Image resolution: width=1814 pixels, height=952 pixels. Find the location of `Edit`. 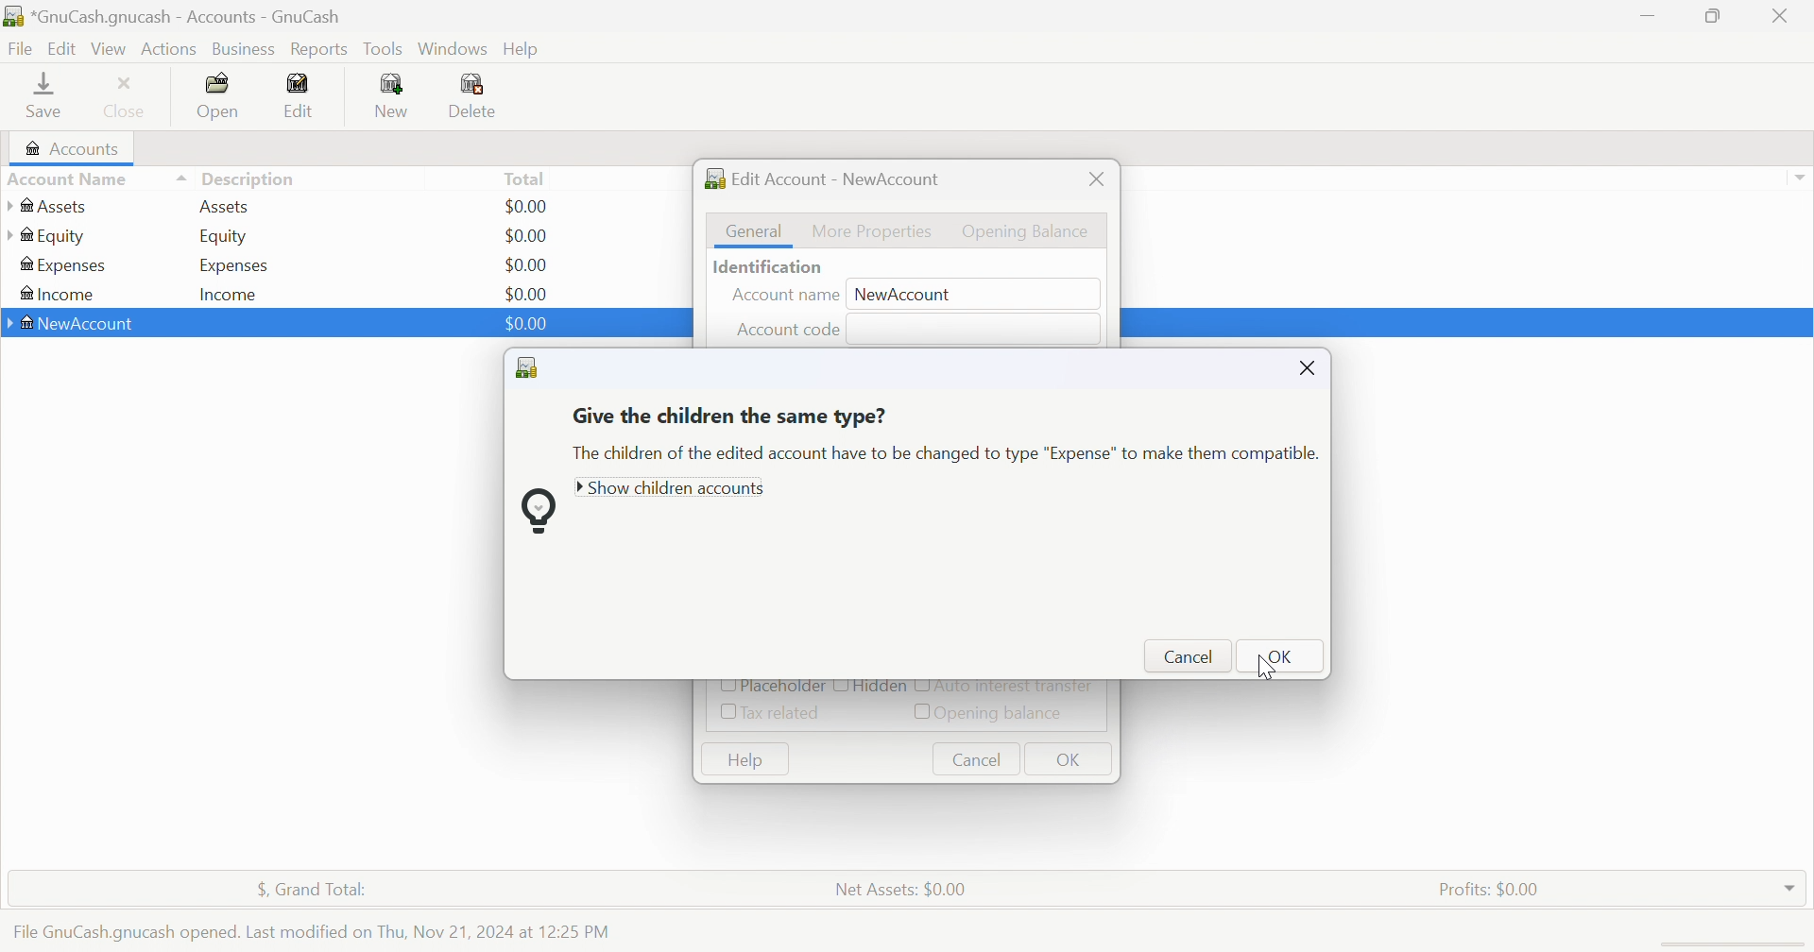

Edit is located at coordinates (299, 95).